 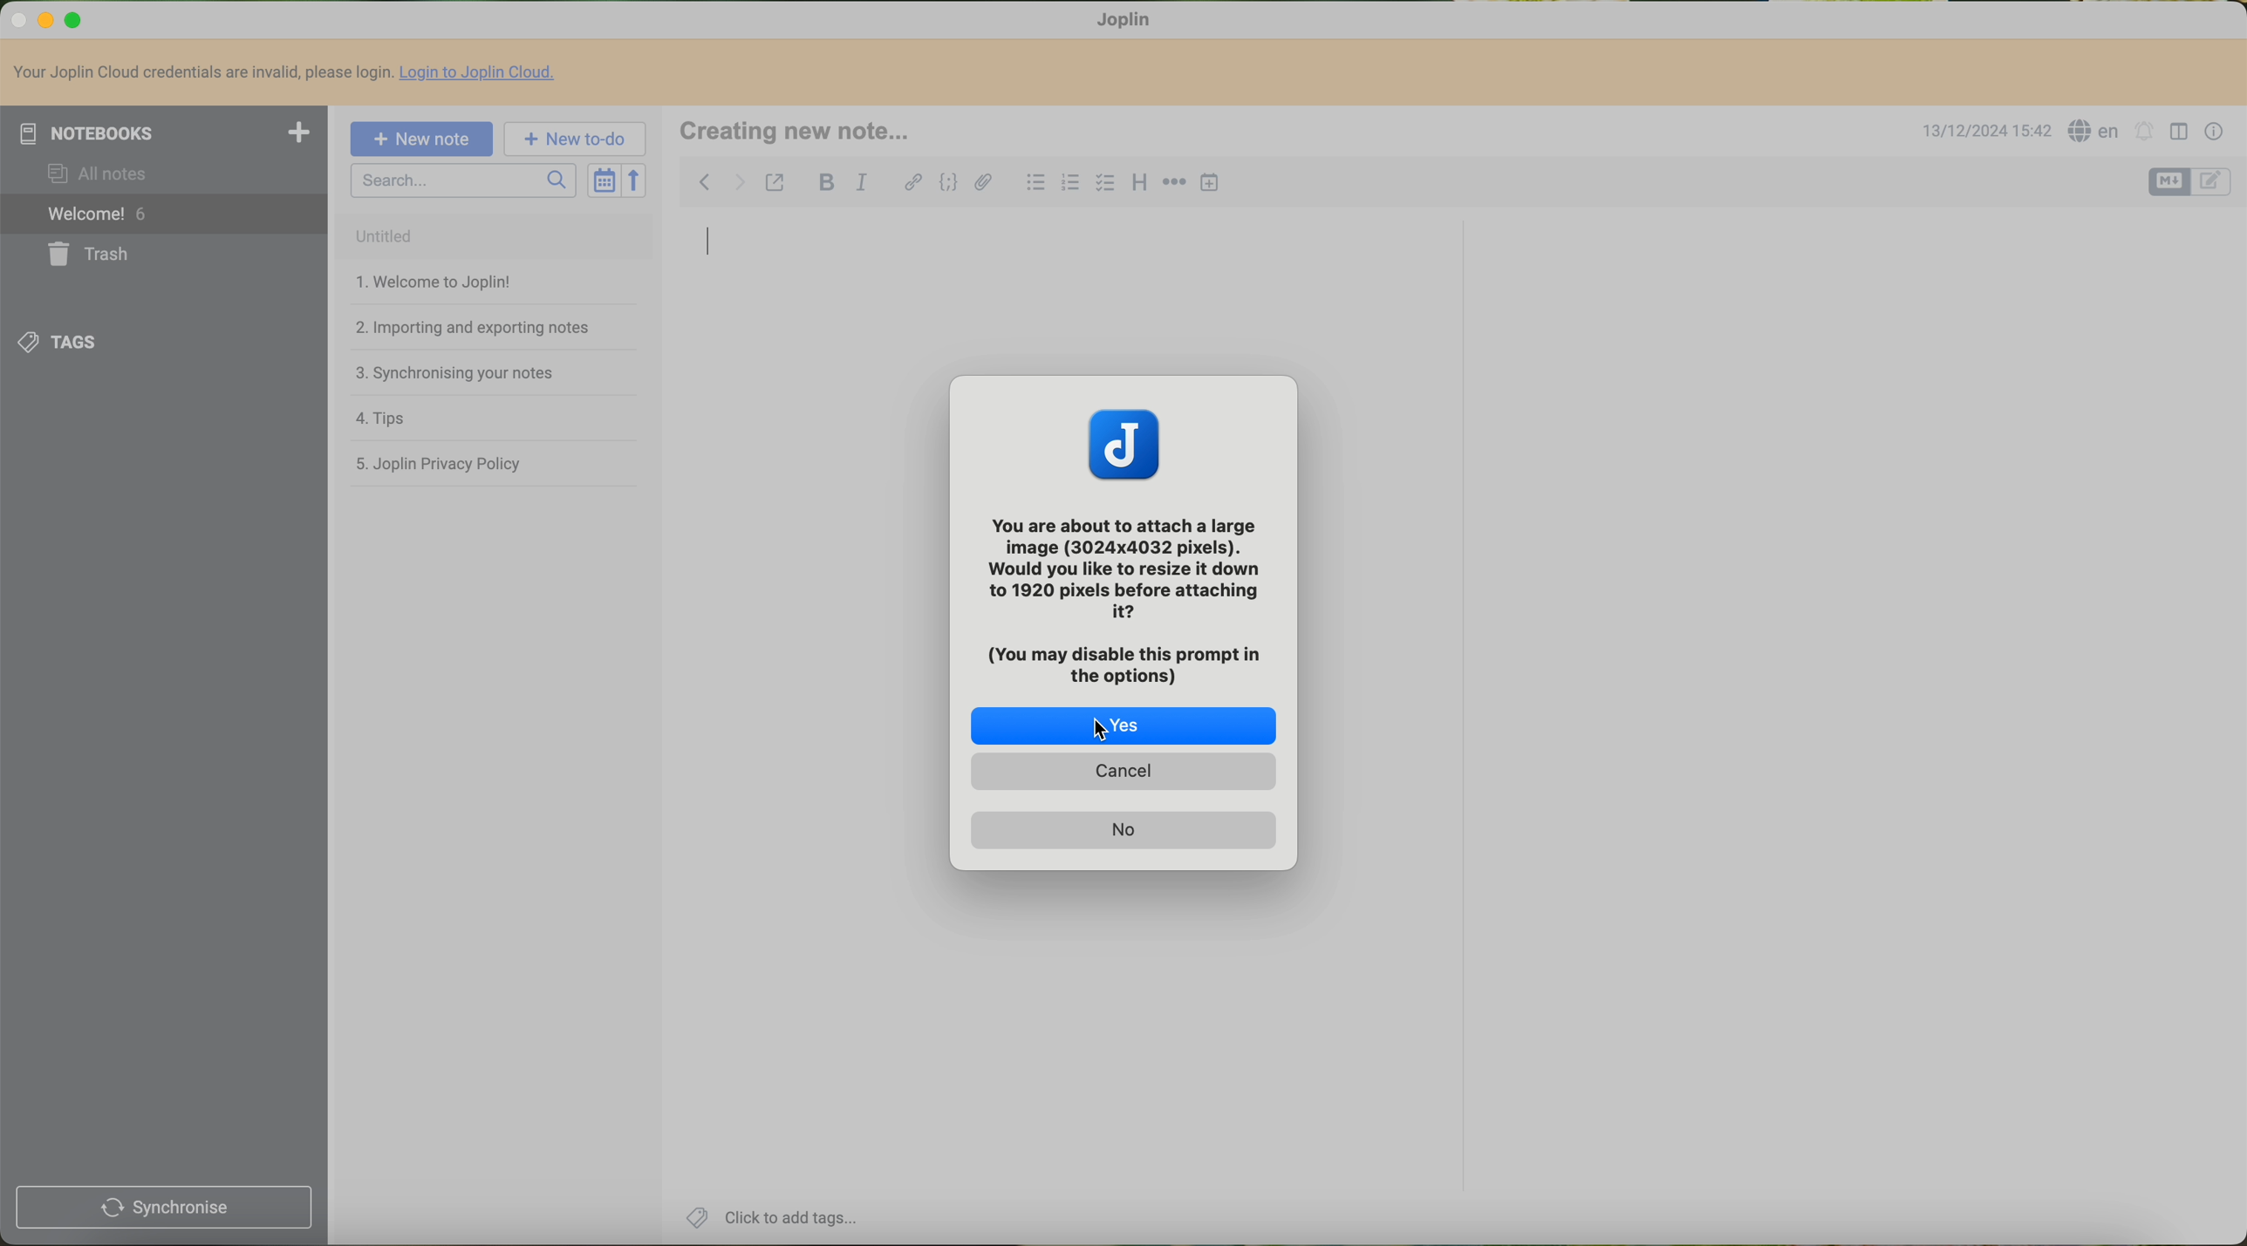 What do you see at coordinates (376, 418) in the screenshot?
I see `tips` at bounding box center [376, 418].